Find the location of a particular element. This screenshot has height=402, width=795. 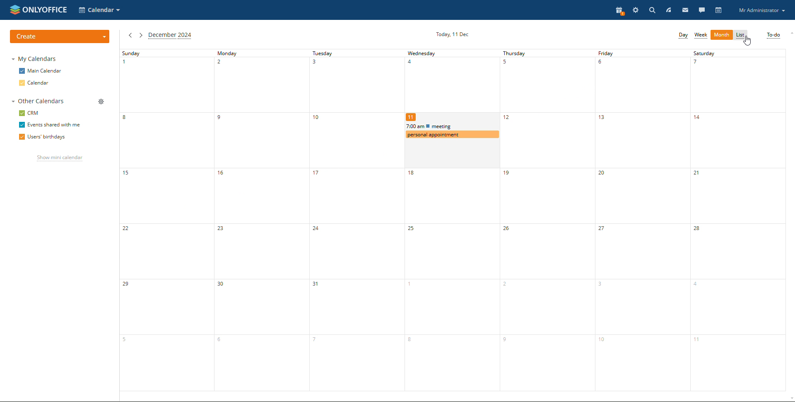

cursor is located at coordinates (747, 41).